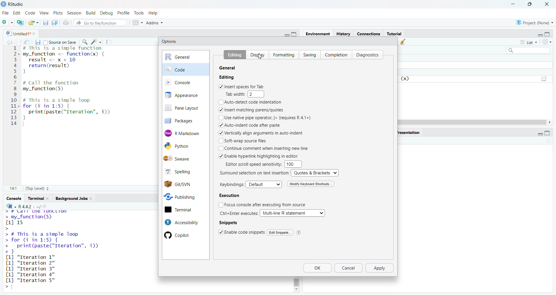 The image size is (556, 295). I want to click on code of a simple loop, so click(69, 109).